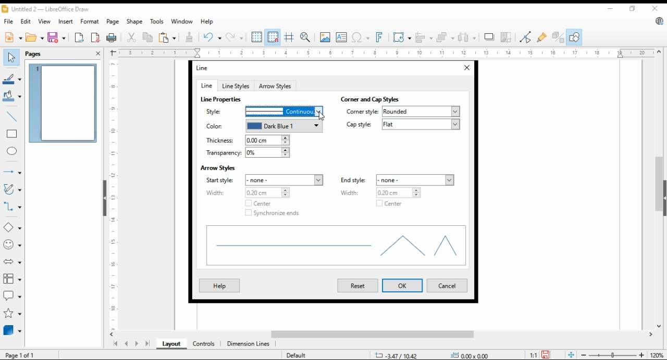 This screenshot has width=667, height=360. I want to click on symbol shapes, so click(13, 244).